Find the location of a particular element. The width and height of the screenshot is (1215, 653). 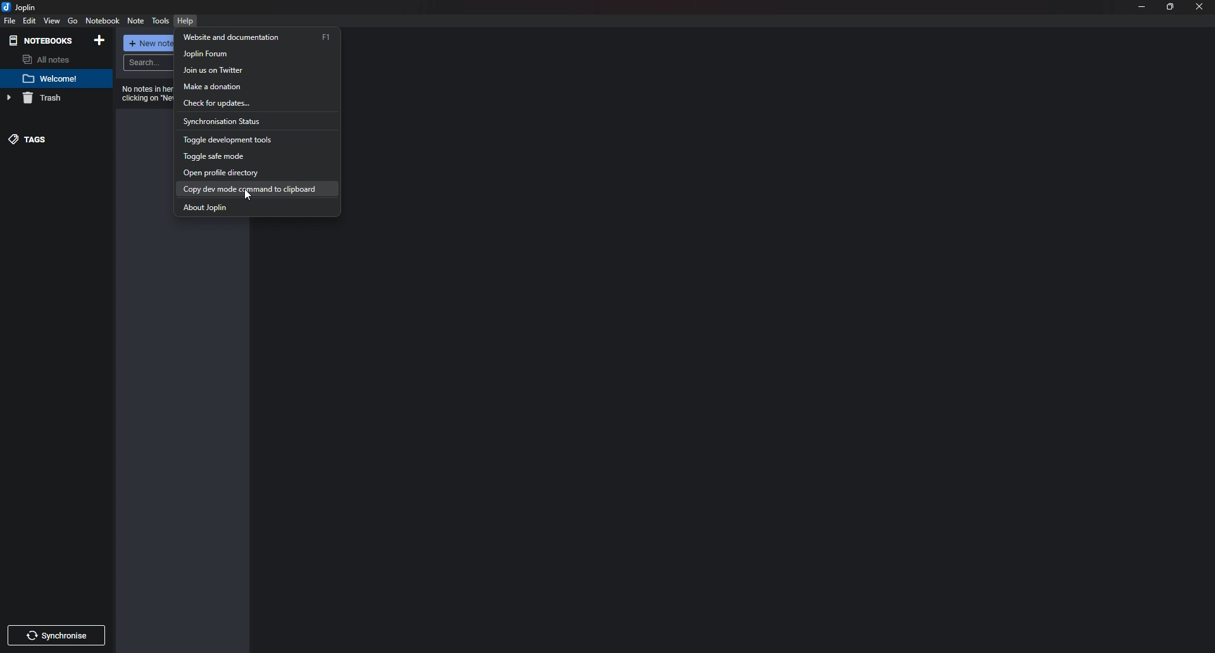

about Joplin is located at coordinates (256, 208).